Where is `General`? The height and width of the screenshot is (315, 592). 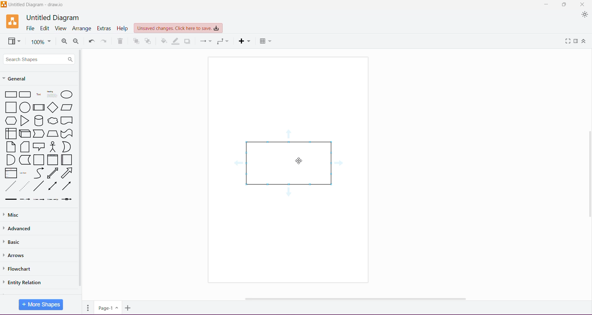
General is located at coordinates (21, 79).